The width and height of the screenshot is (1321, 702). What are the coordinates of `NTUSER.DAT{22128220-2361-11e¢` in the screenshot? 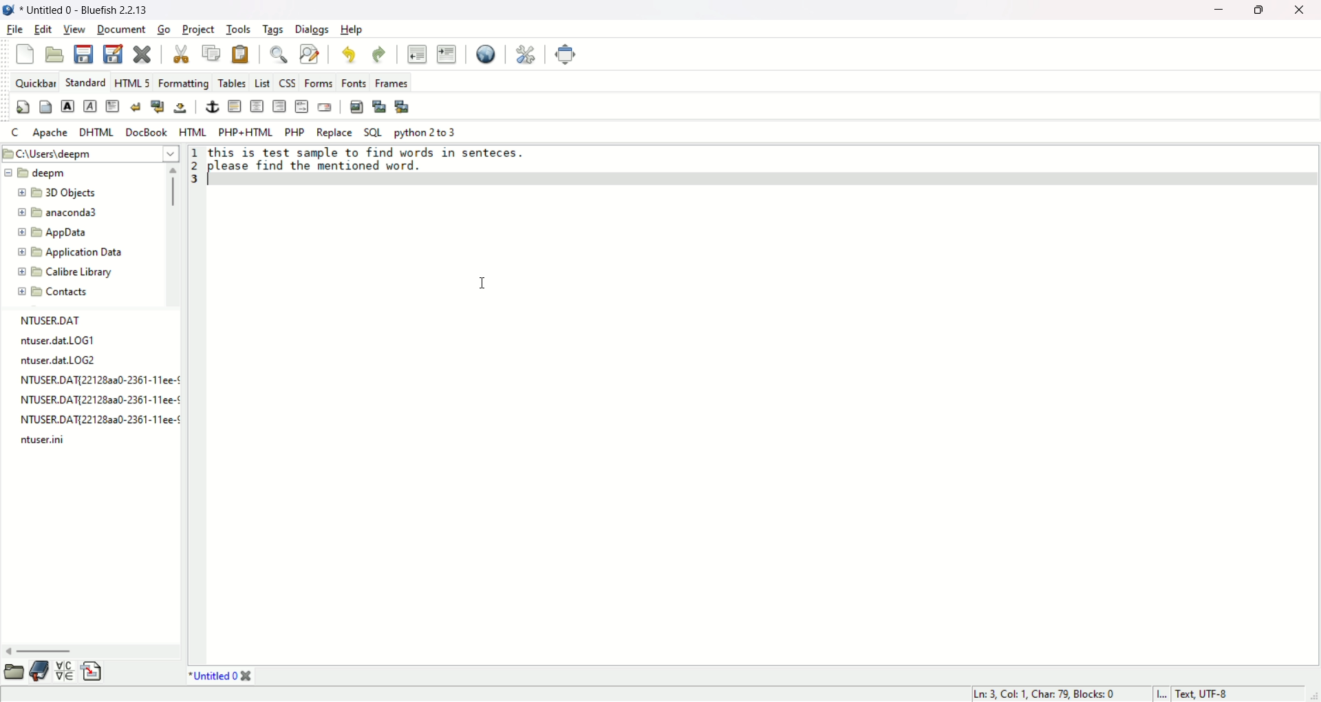 It's located at (88, 420).